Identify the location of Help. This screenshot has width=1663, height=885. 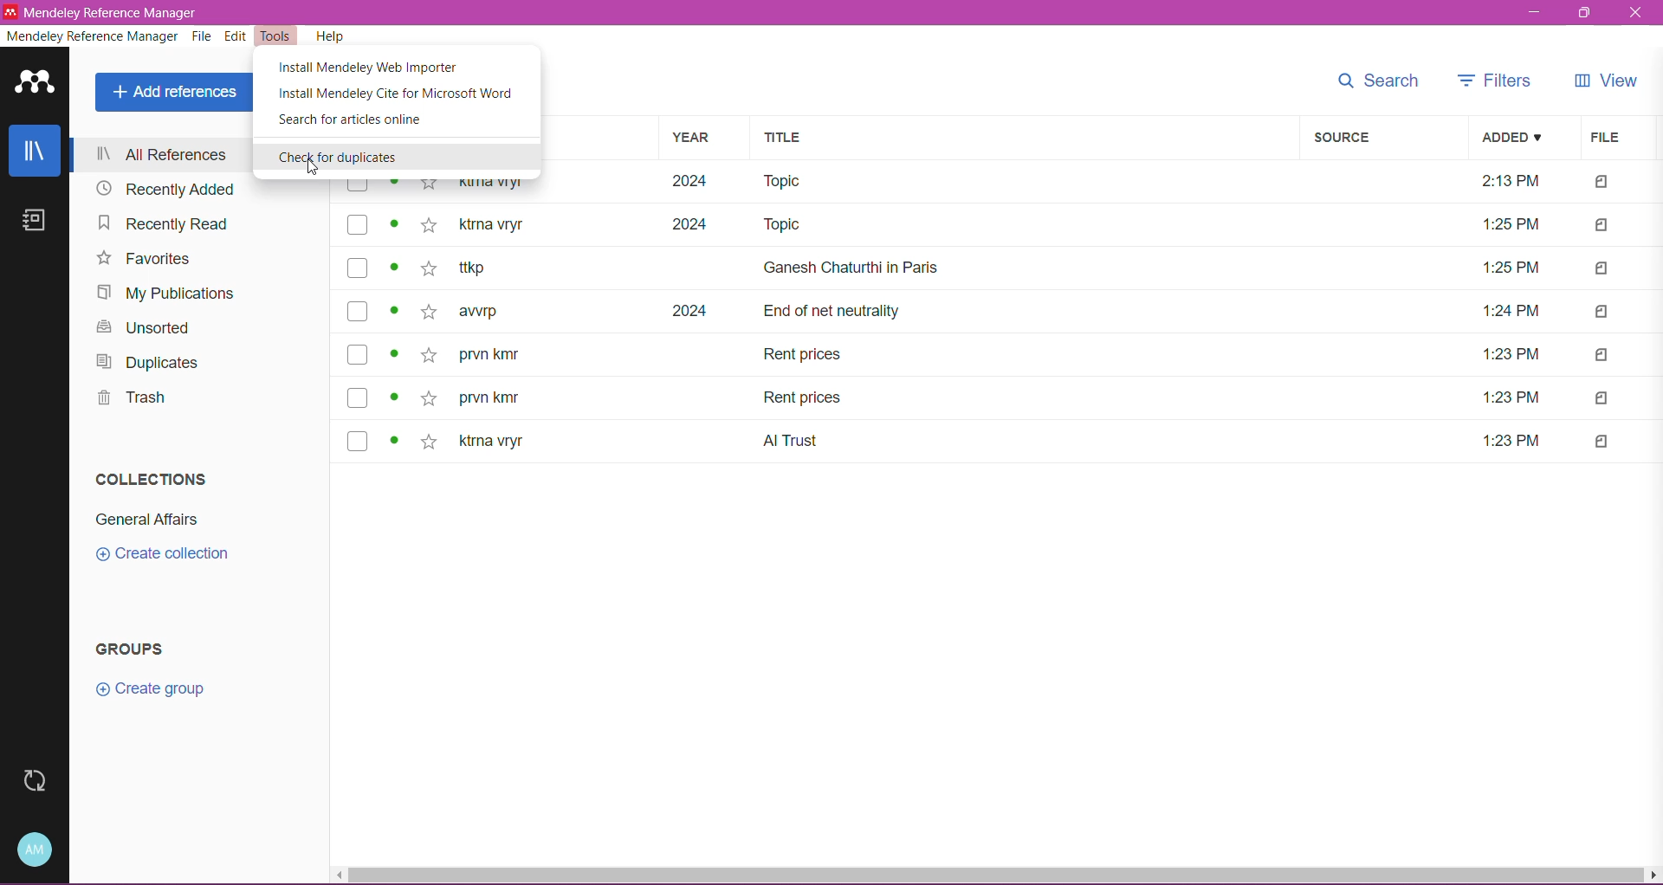
(333, 39).